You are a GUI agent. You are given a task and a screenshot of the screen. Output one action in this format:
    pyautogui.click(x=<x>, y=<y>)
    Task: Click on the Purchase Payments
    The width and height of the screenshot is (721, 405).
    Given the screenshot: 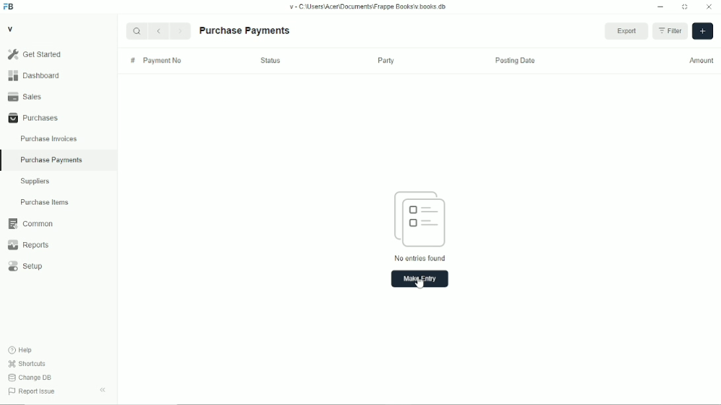 What is the action you would take?
    pyautogui.click(x=246, y=30)
    